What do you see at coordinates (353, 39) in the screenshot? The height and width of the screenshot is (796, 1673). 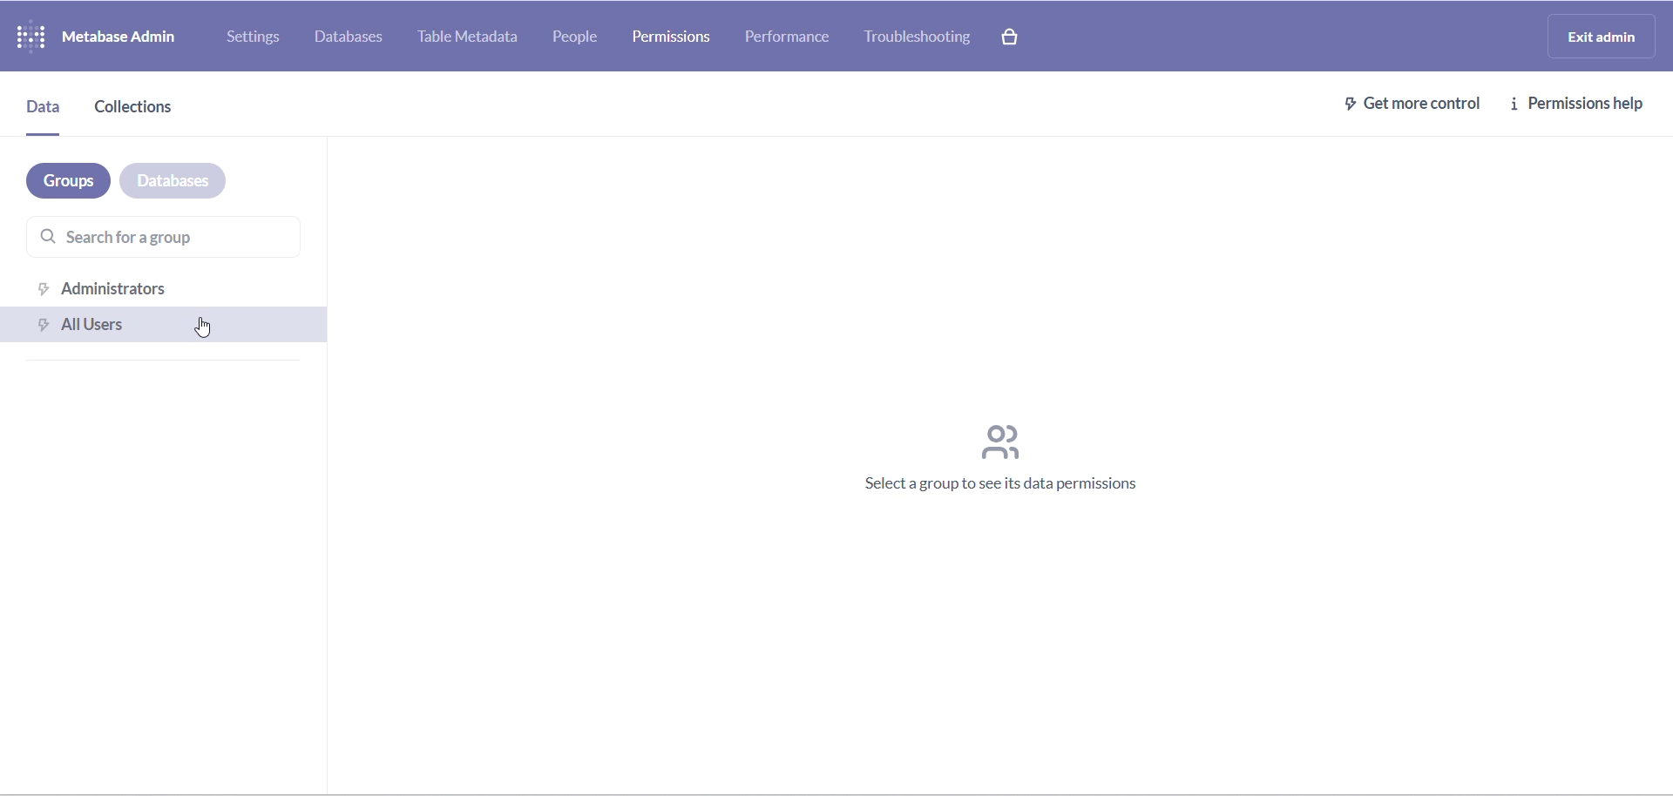 I see `databases` at bounding box center [353, 39].